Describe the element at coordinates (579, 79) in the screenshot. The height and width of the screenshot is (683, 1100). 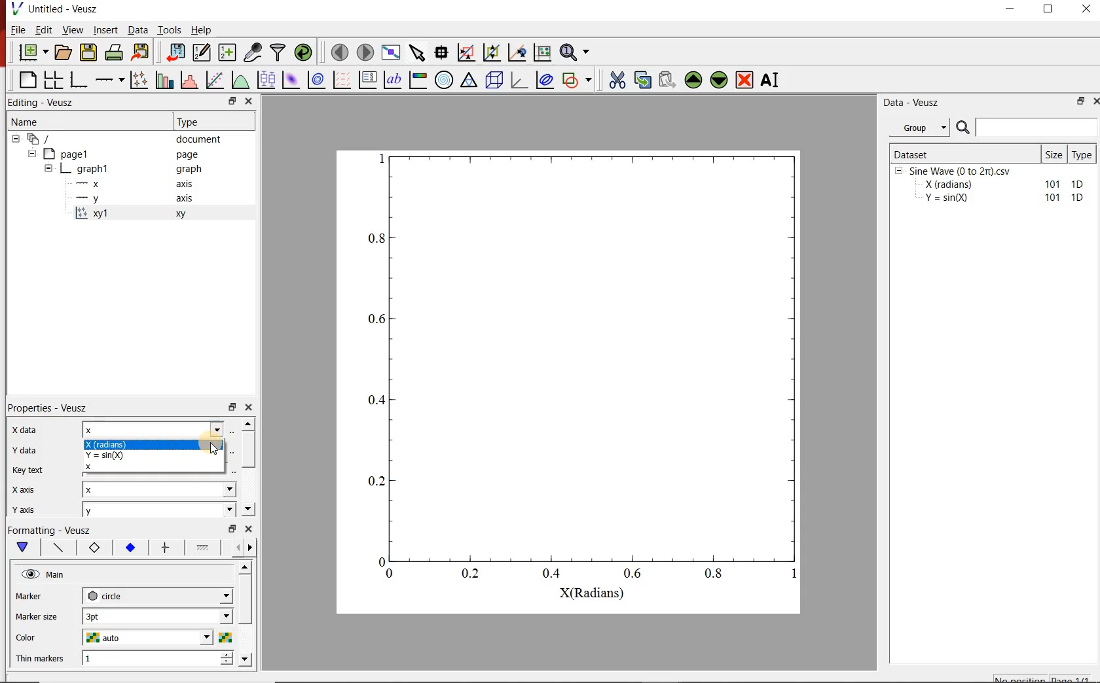
I see `add a shape to the plot` at that location.